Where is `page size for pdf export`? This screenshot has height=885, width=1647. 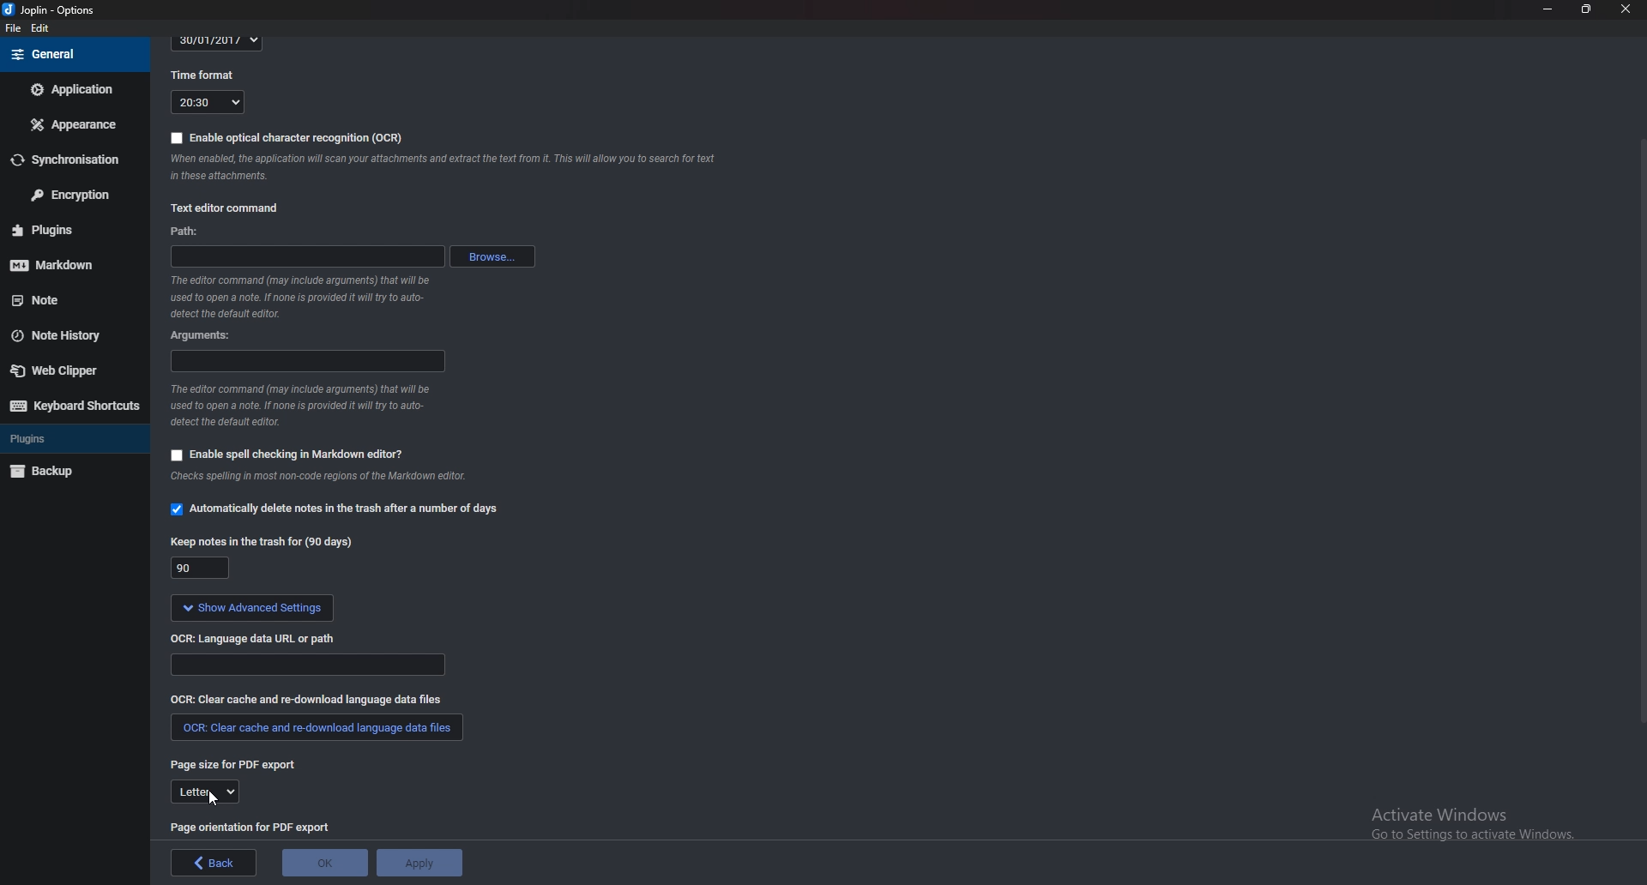 page size for pdf export is located at coordinates (238, 766).